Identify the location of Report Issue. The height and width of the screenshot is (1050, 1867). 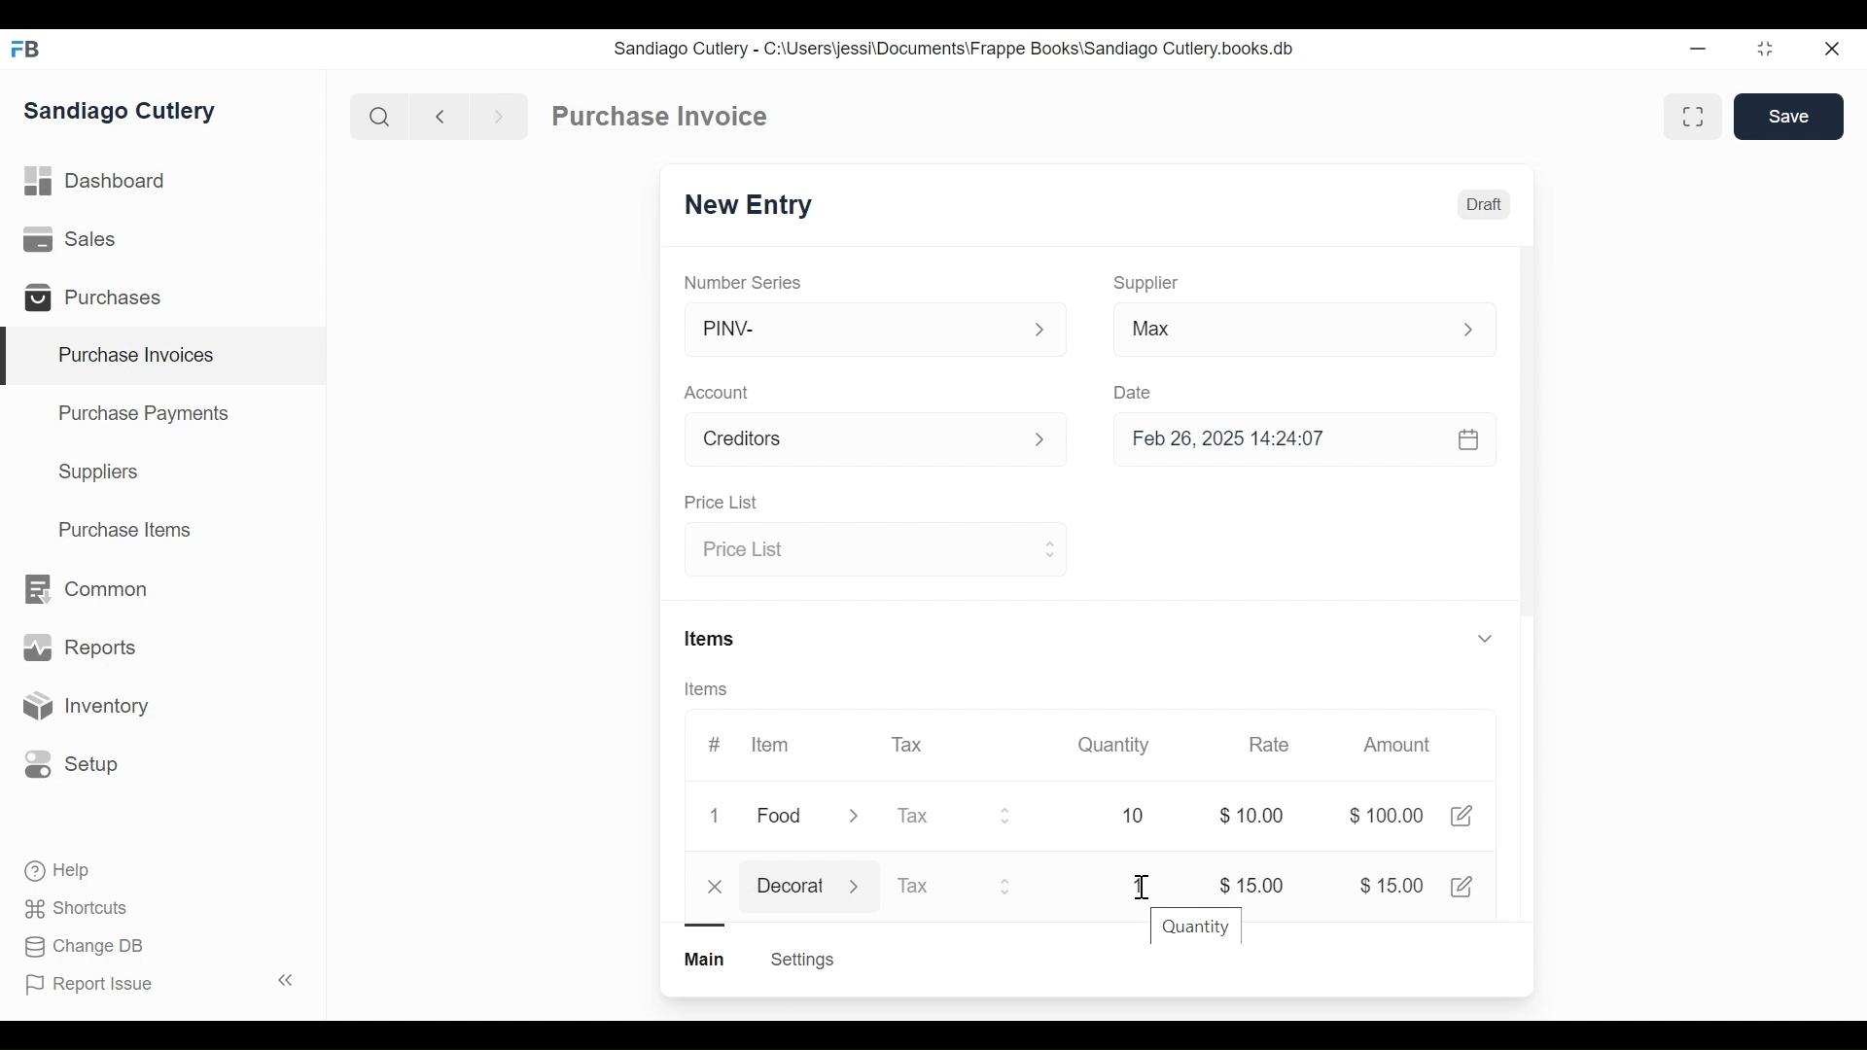
(159, 983).